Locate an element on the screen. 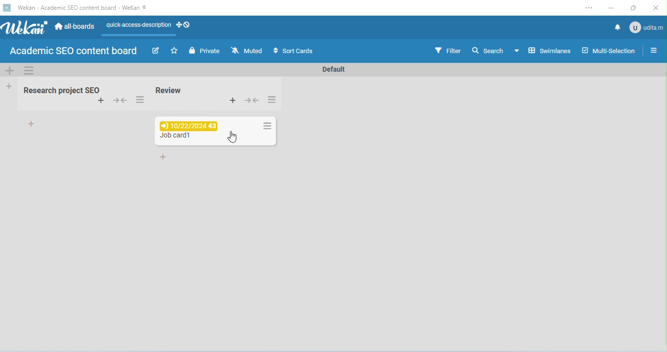 Image resolution: width=667 pixels, height=352 pixels. add card to top of list is located at coordinates (101, 101).